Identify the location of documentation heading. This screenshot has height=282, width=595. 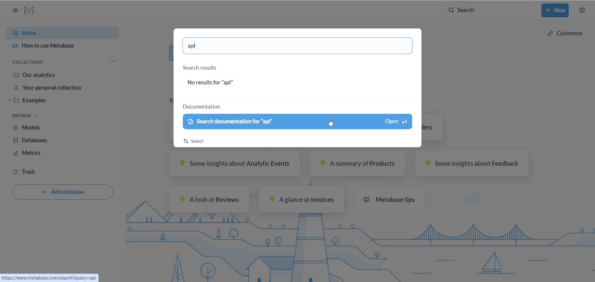
(202, 106).